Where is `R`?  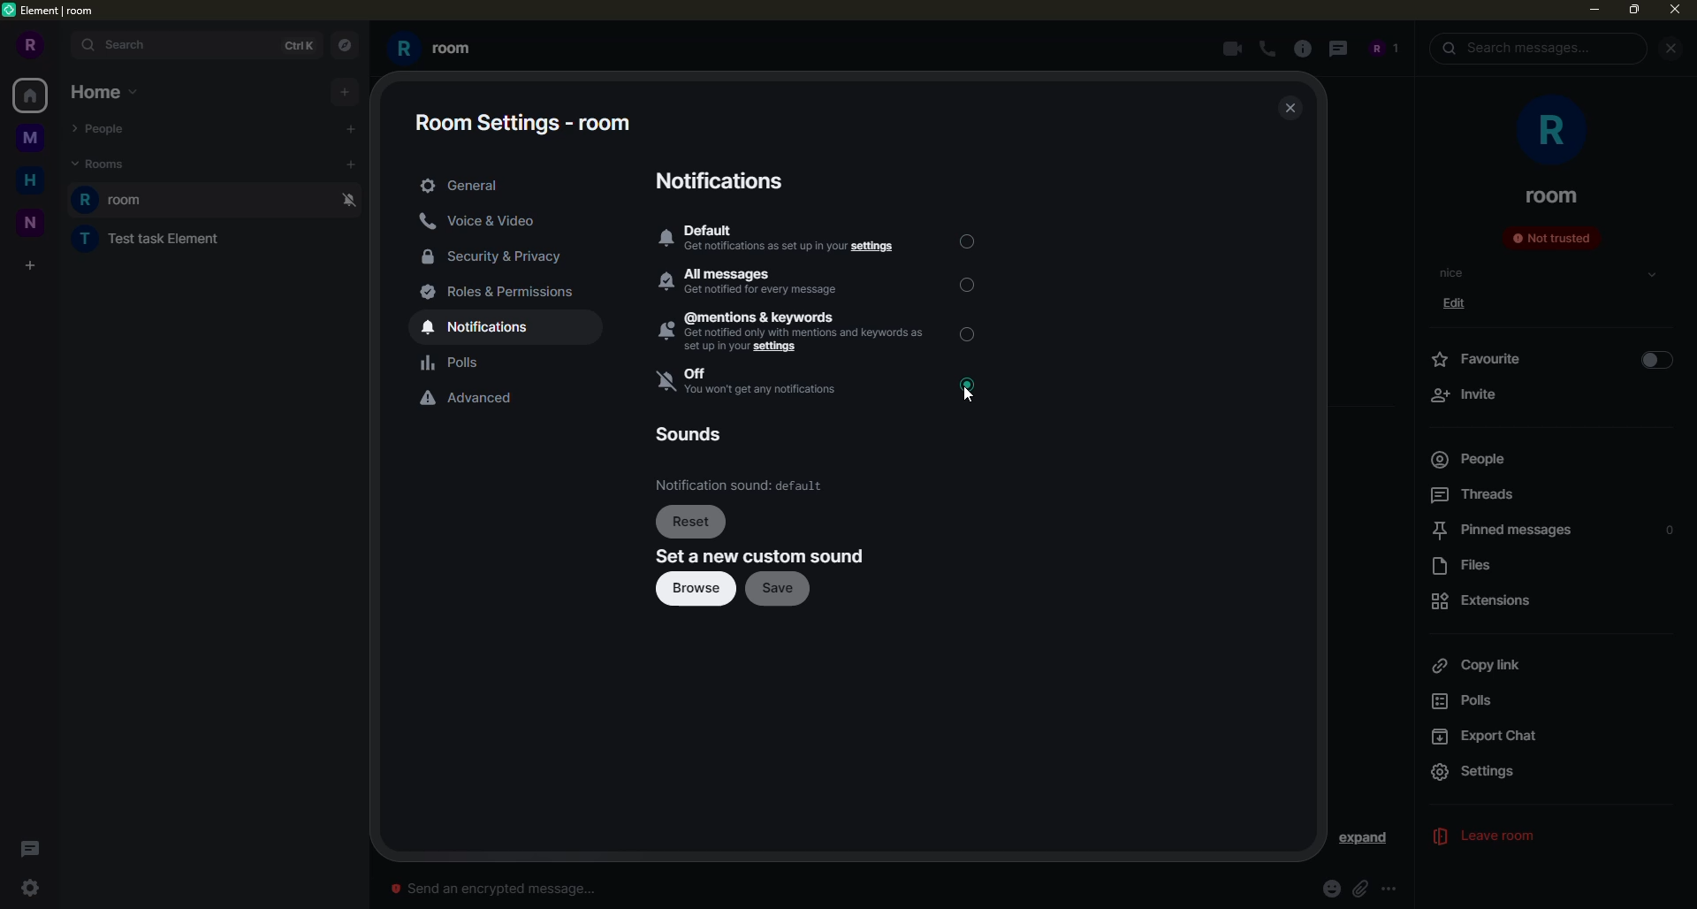 R is located at coordinates (30, 44).